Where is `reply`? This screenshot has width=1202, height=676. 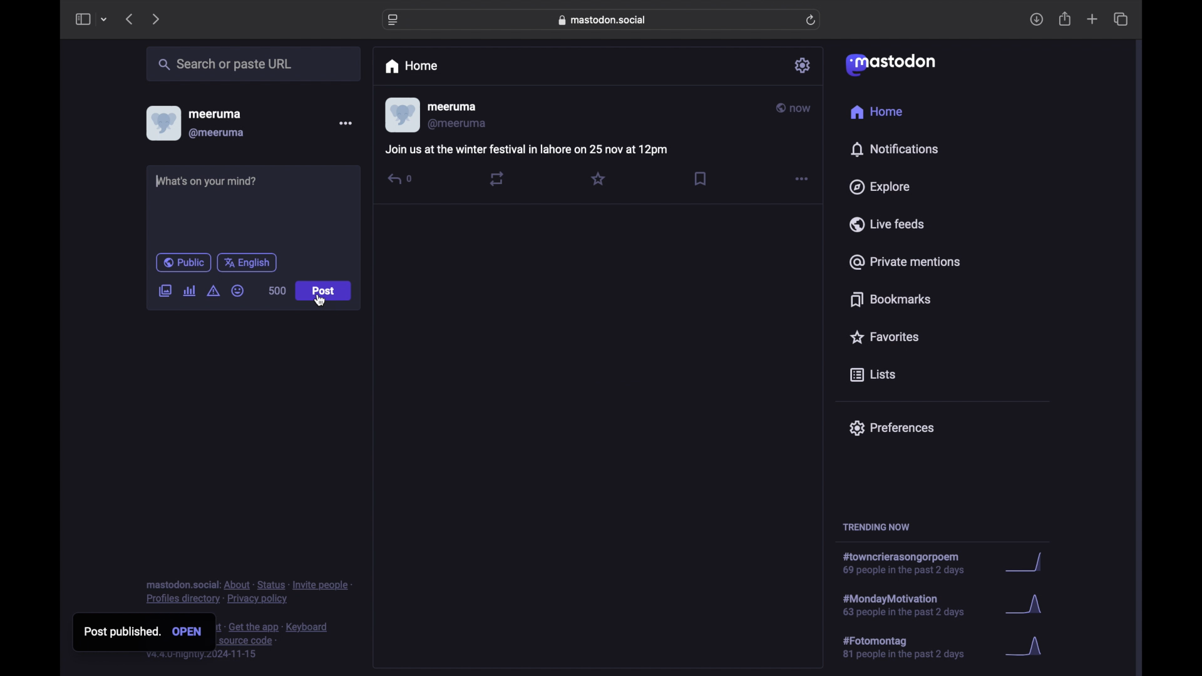
reply is located at coordinates (399, 178).